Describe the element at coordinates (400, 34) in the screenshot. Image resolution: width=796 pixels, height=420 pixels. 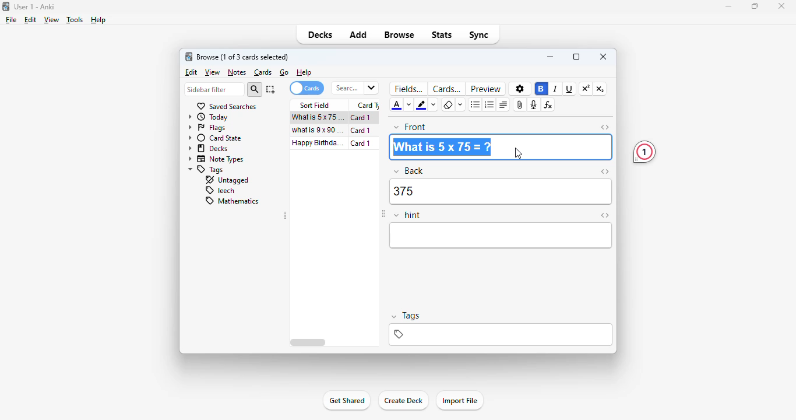
I see `browse` at that location.